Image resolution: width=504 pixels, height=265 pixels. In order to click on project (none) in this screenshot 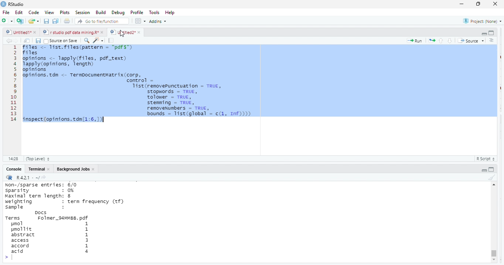, I will do `click(480, 21)`.